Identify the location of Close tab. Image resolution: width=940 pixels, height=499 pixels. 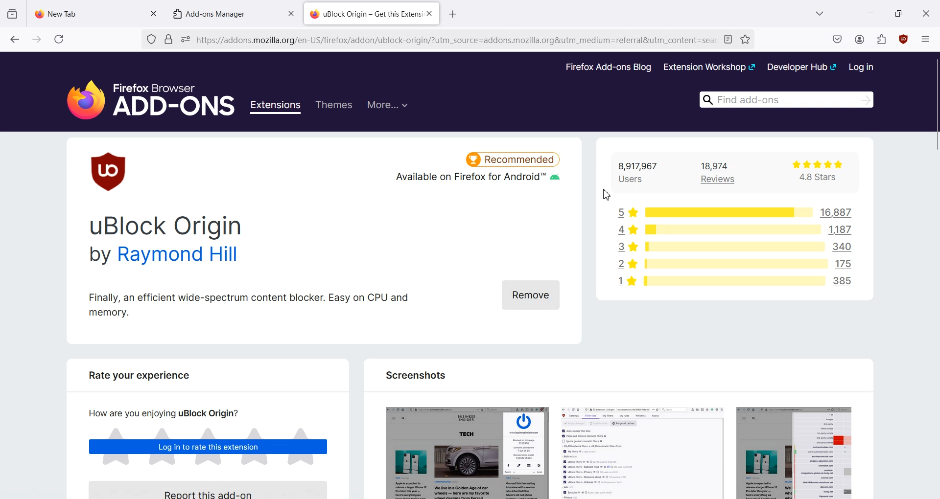
(153, 12).